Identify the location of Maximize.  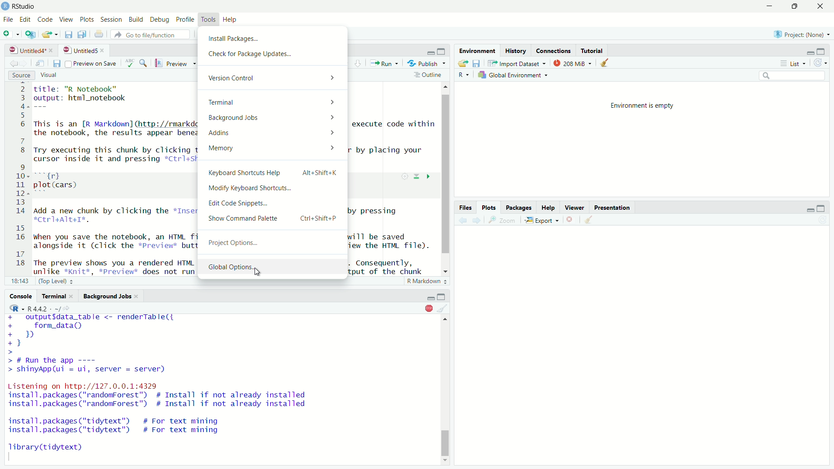
(442, 297).